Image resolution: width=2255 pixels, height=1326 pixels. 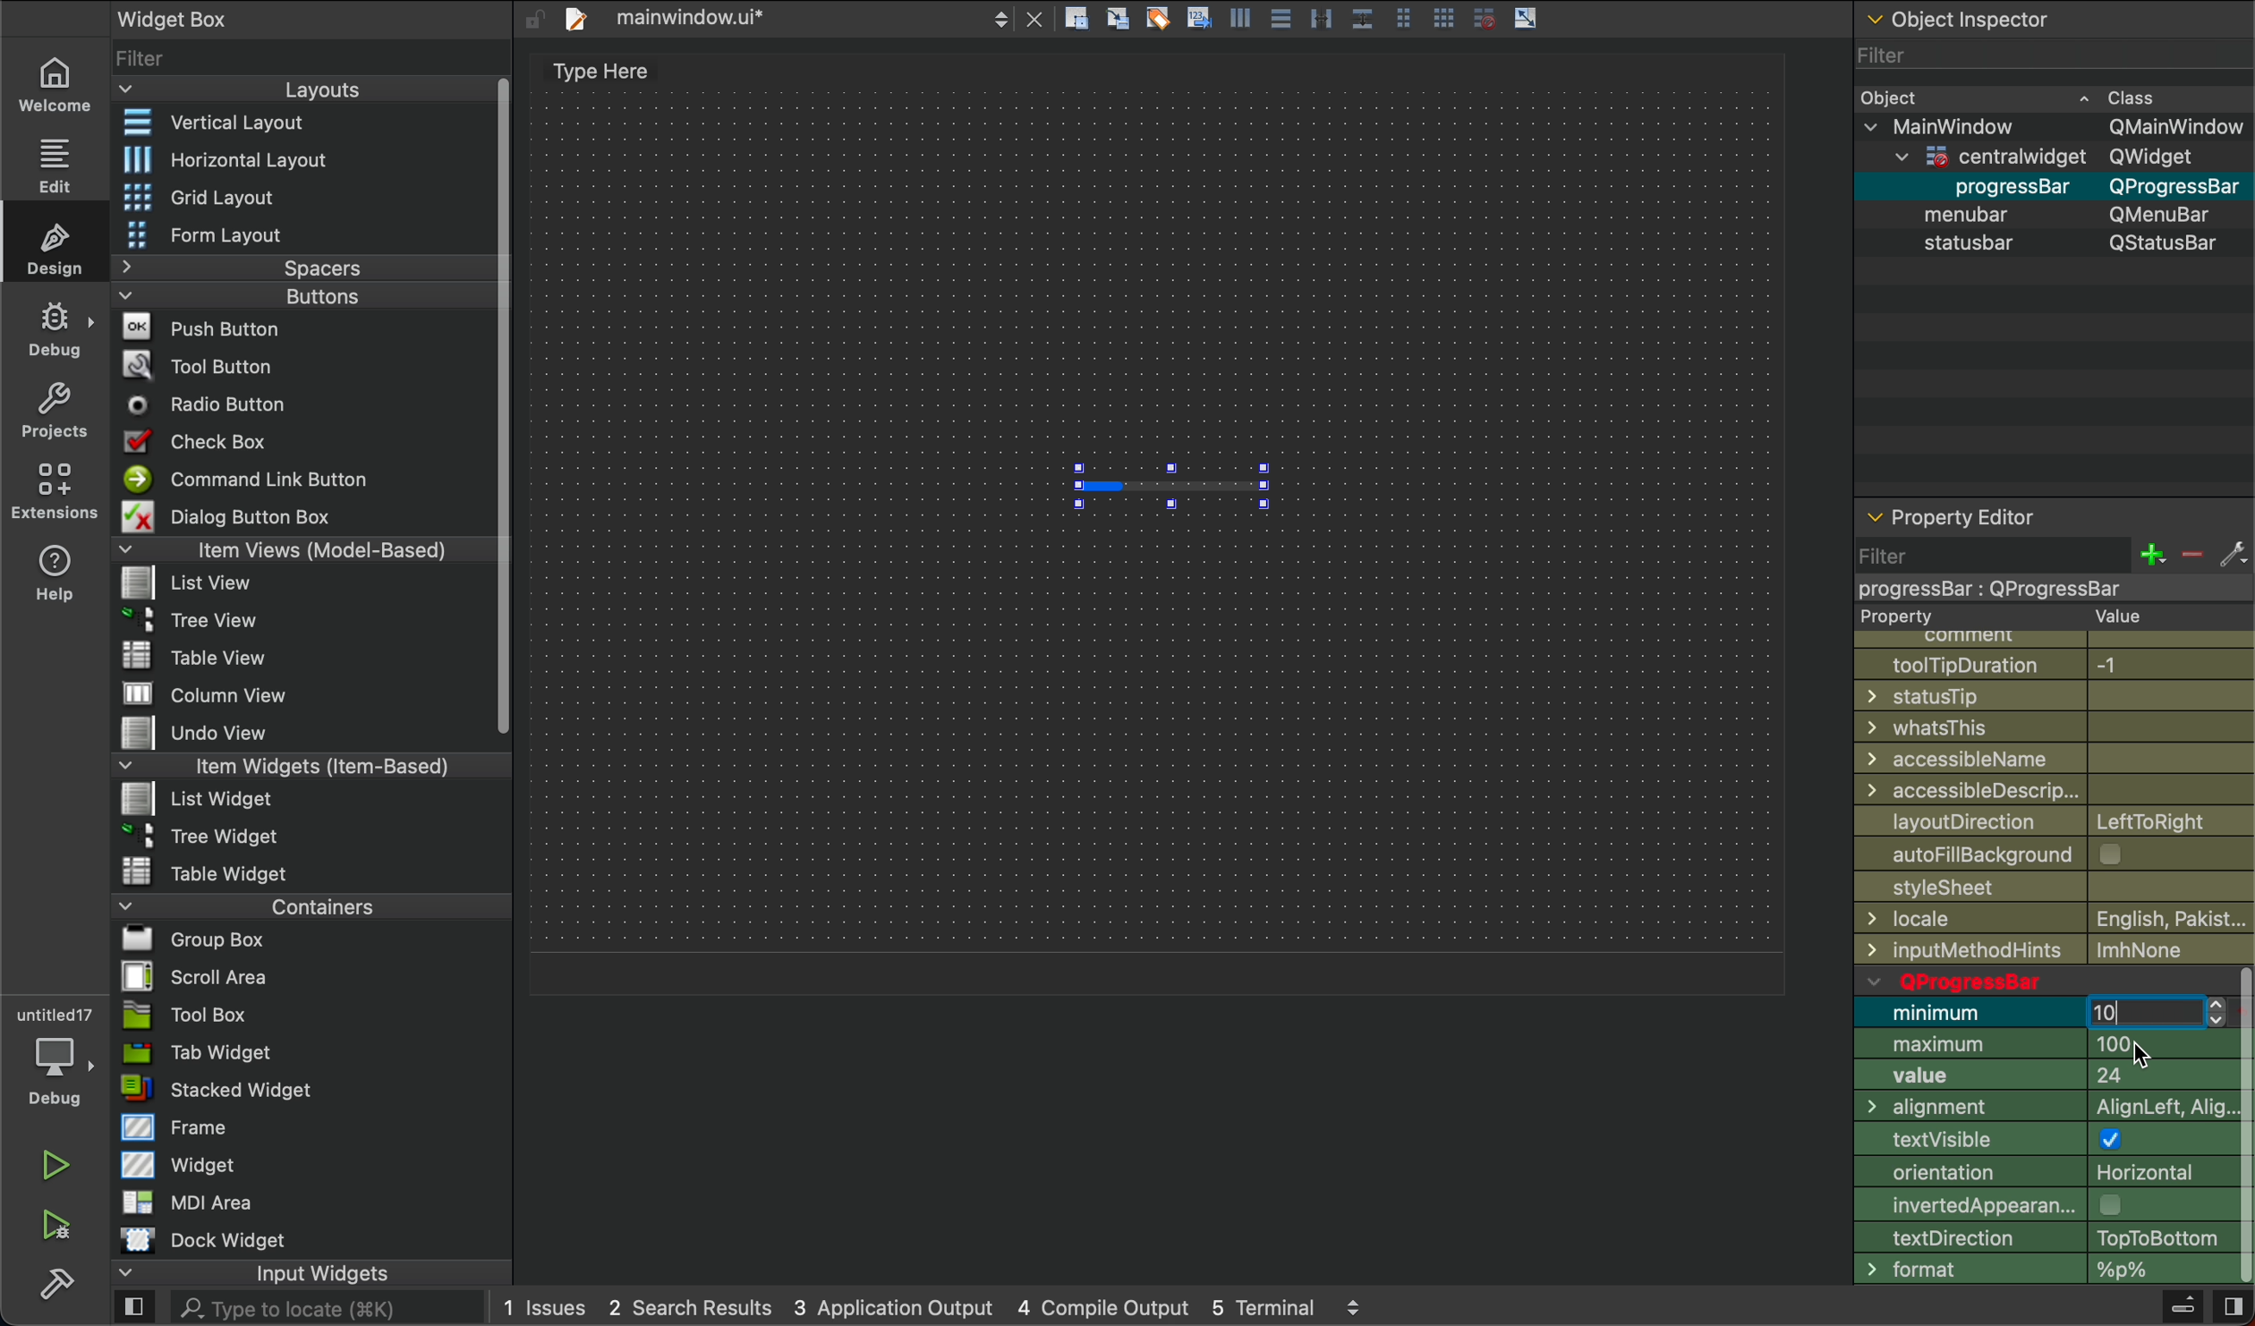 What do you see at coordinates (2042, 1143) in the screenshot?
I see `testVisible` at bounding box center [2042, 1143].